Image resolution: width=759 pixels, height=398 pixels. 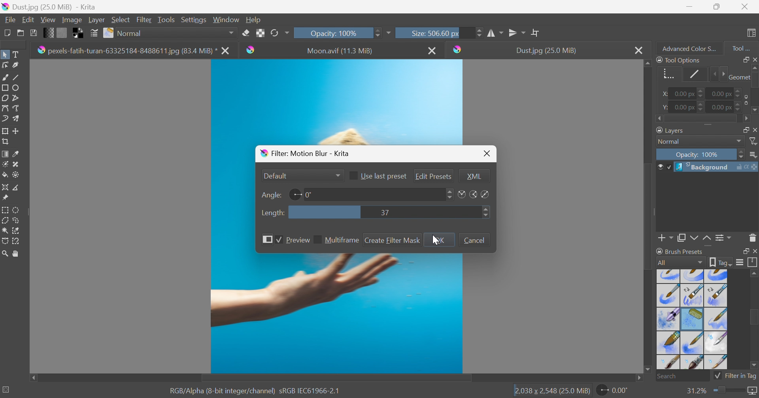 I want to click on Close, so click(x=754, y=252).